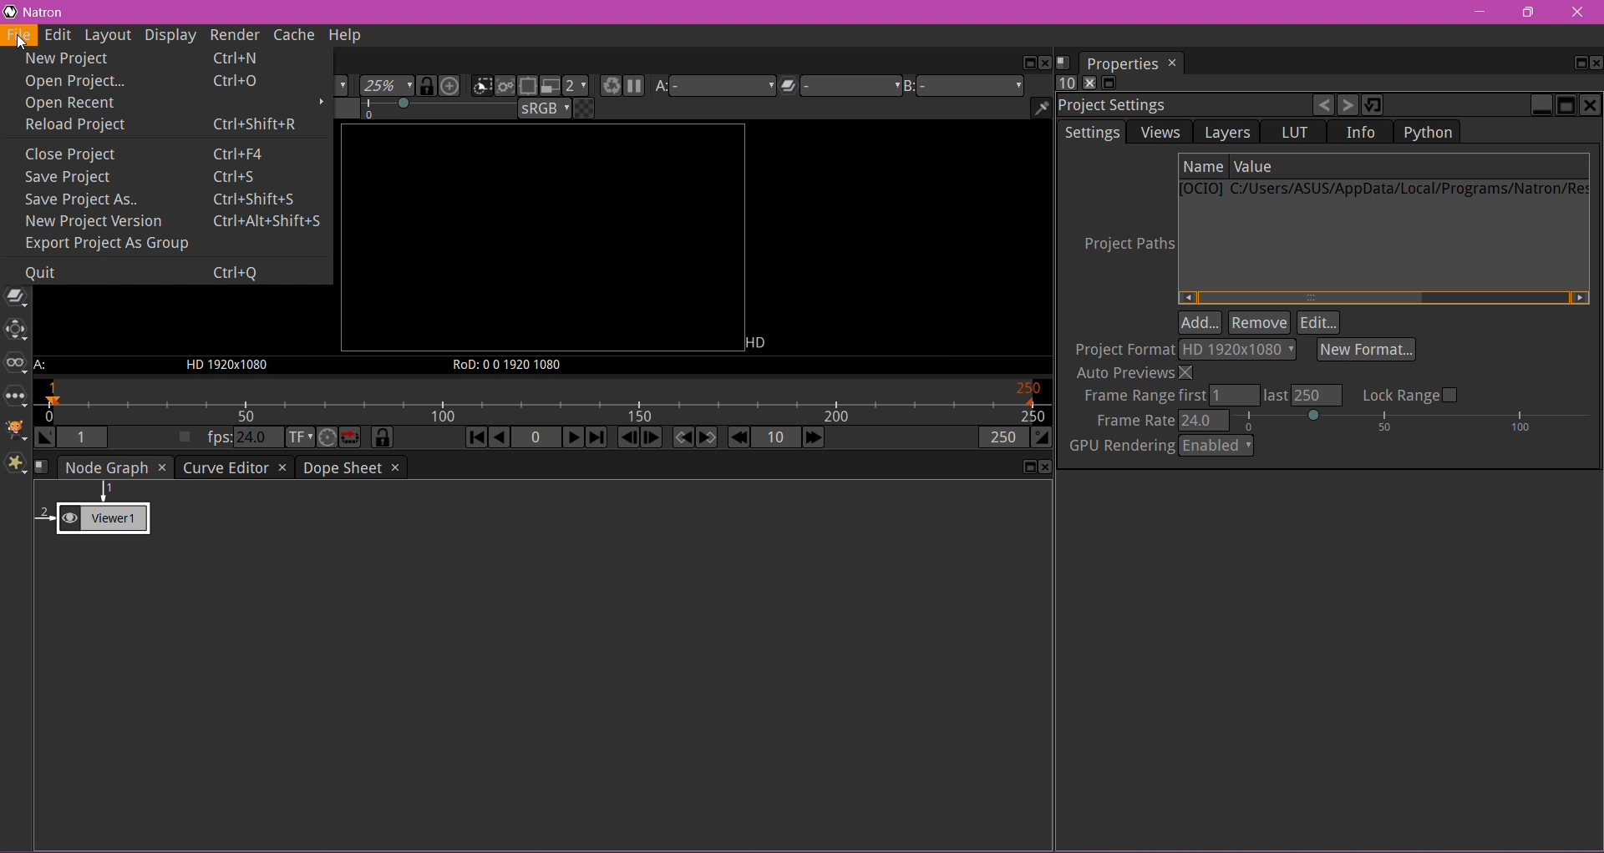 This screenshot has height=853, width=1604. What do you see at coordinates (1341, 421) in the screenshot?
I see `Set Frame Rate` at bounding box center [1341, 421].